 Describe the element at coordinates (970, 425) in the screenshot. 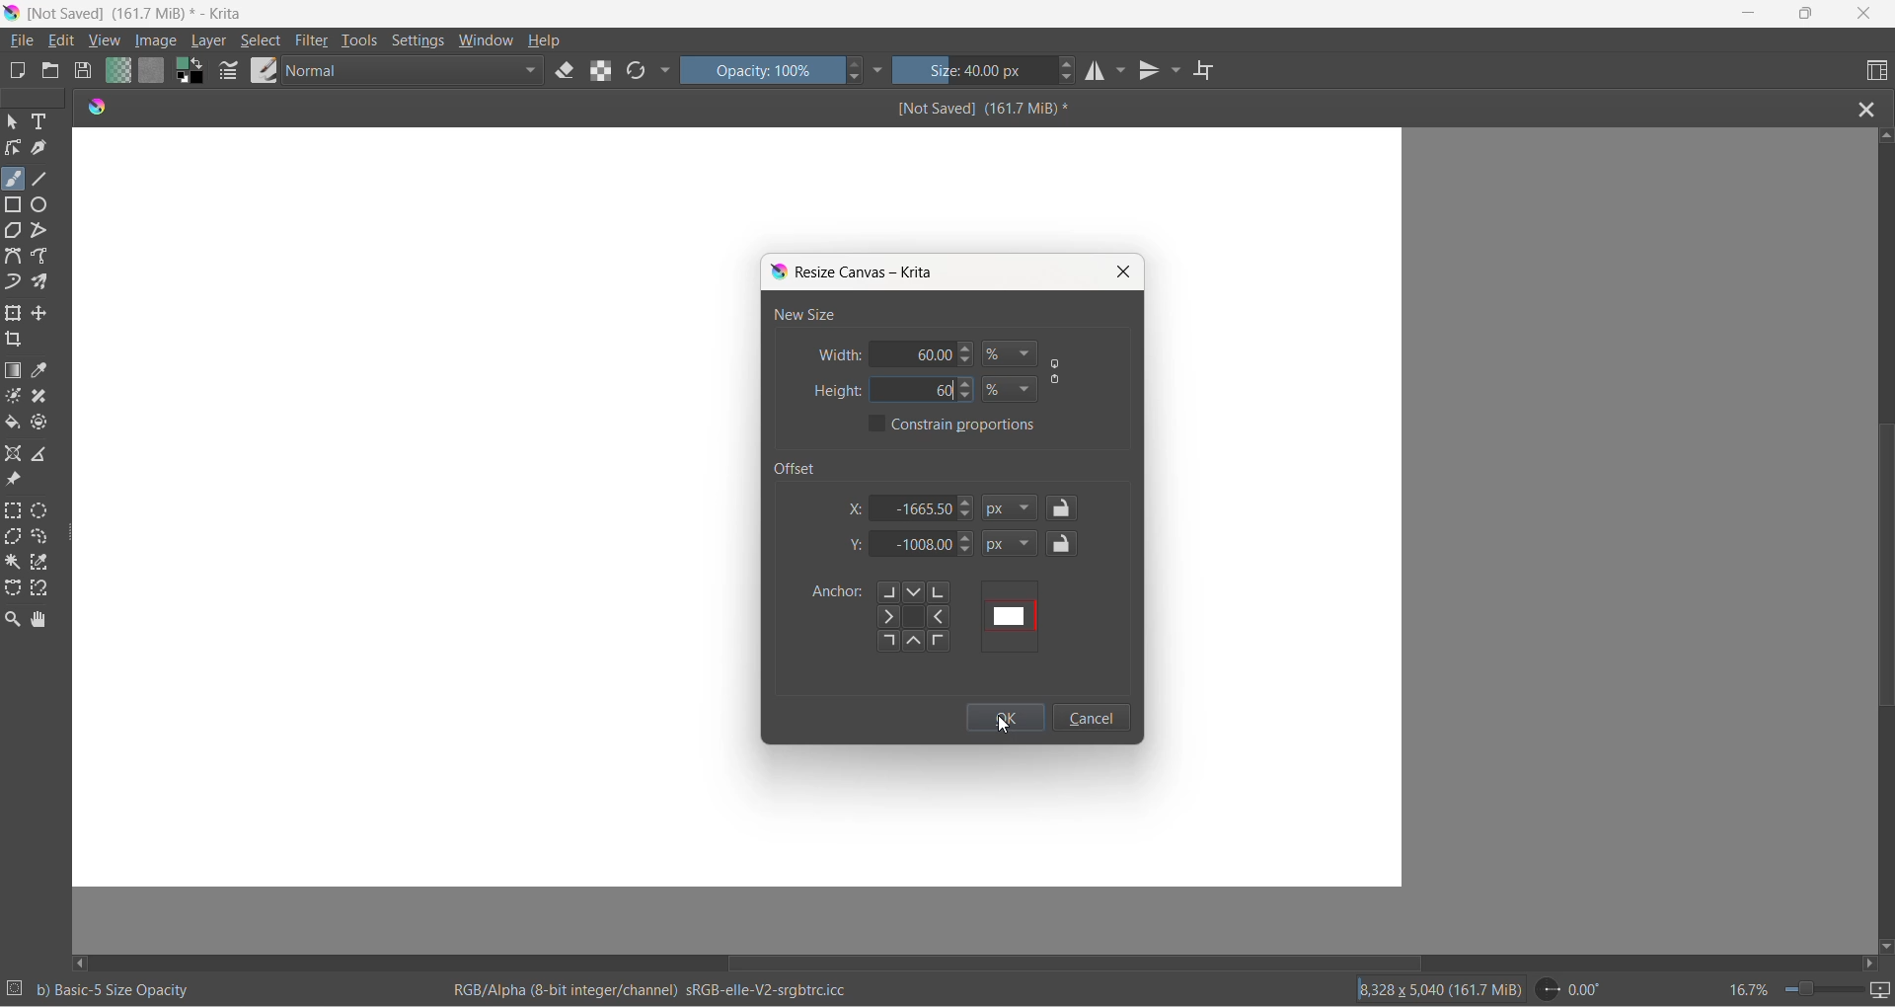

I see `constant proportions` at that location.